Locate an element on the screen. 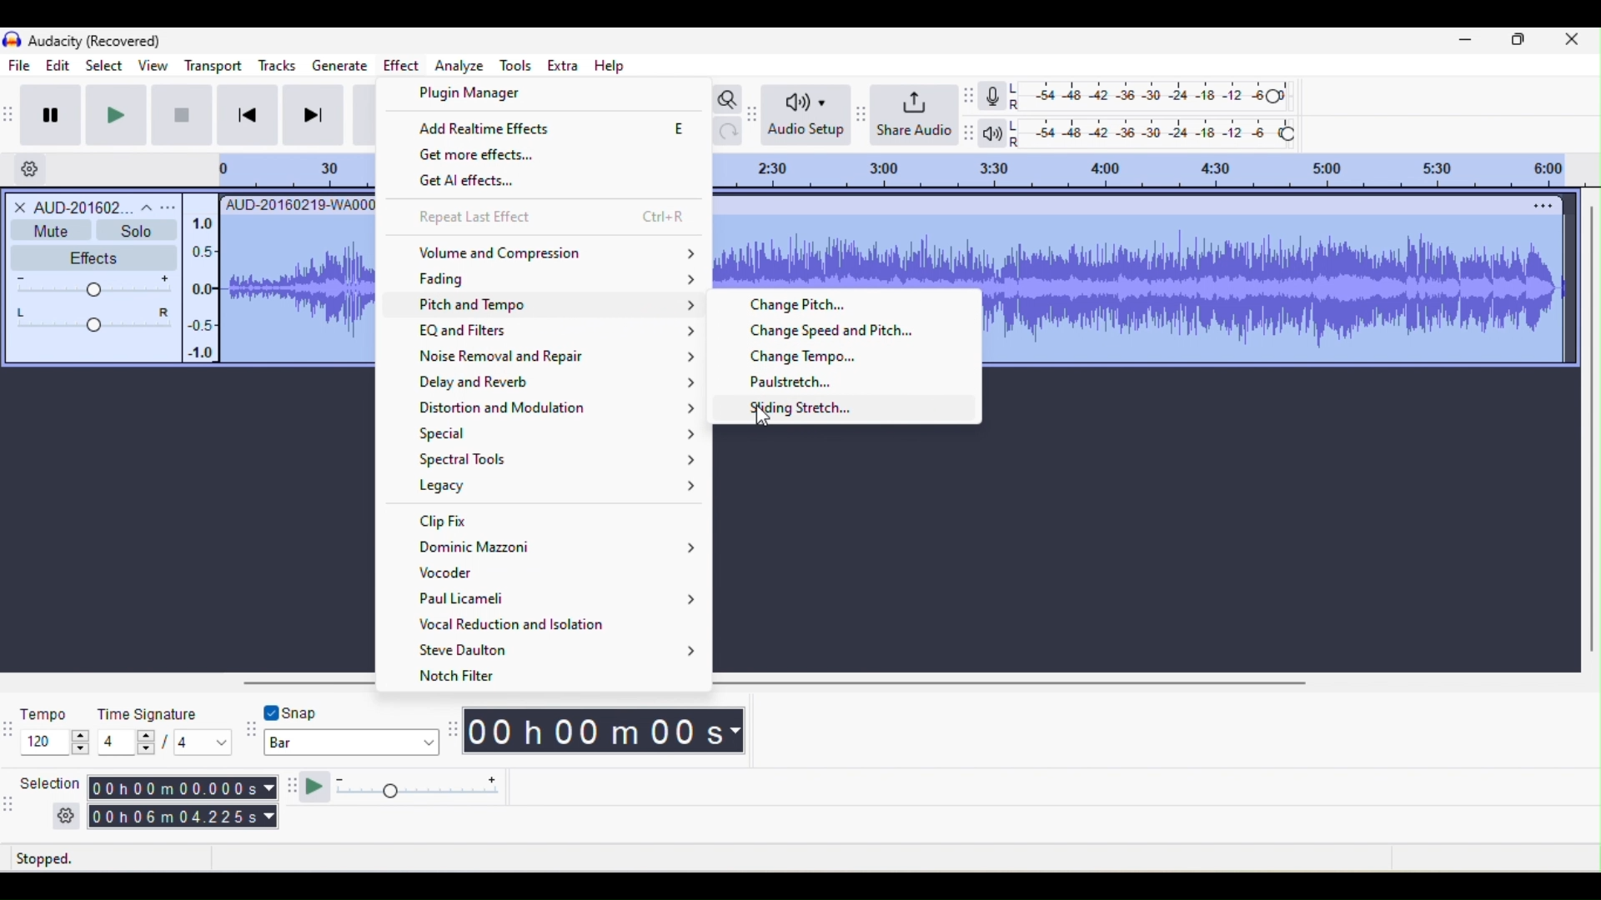 The image size is (1601, 900). selection is located at coordinates (48, 799).